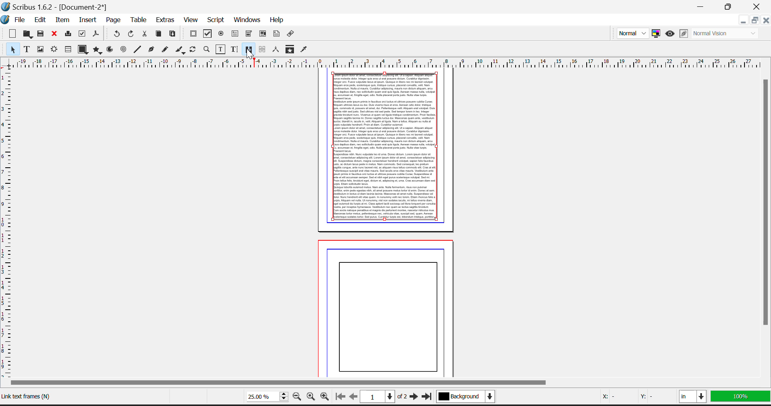 The height and width of the screenshot is (406, 771). I want to click on Rotate Image, so click(194, 50).